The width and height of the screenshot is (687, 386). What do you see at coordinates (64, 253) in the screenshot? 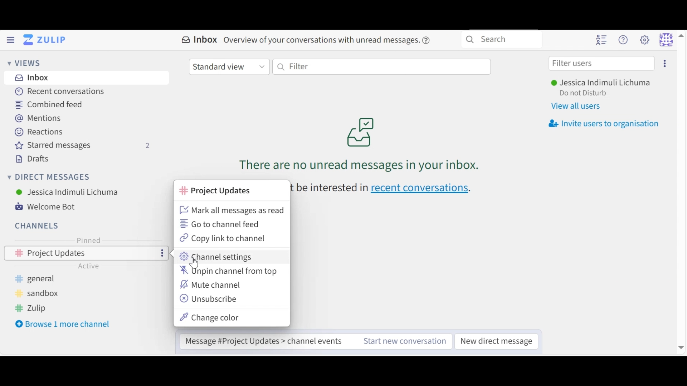
I see `Project Updates` at bounding box center [64, 253].